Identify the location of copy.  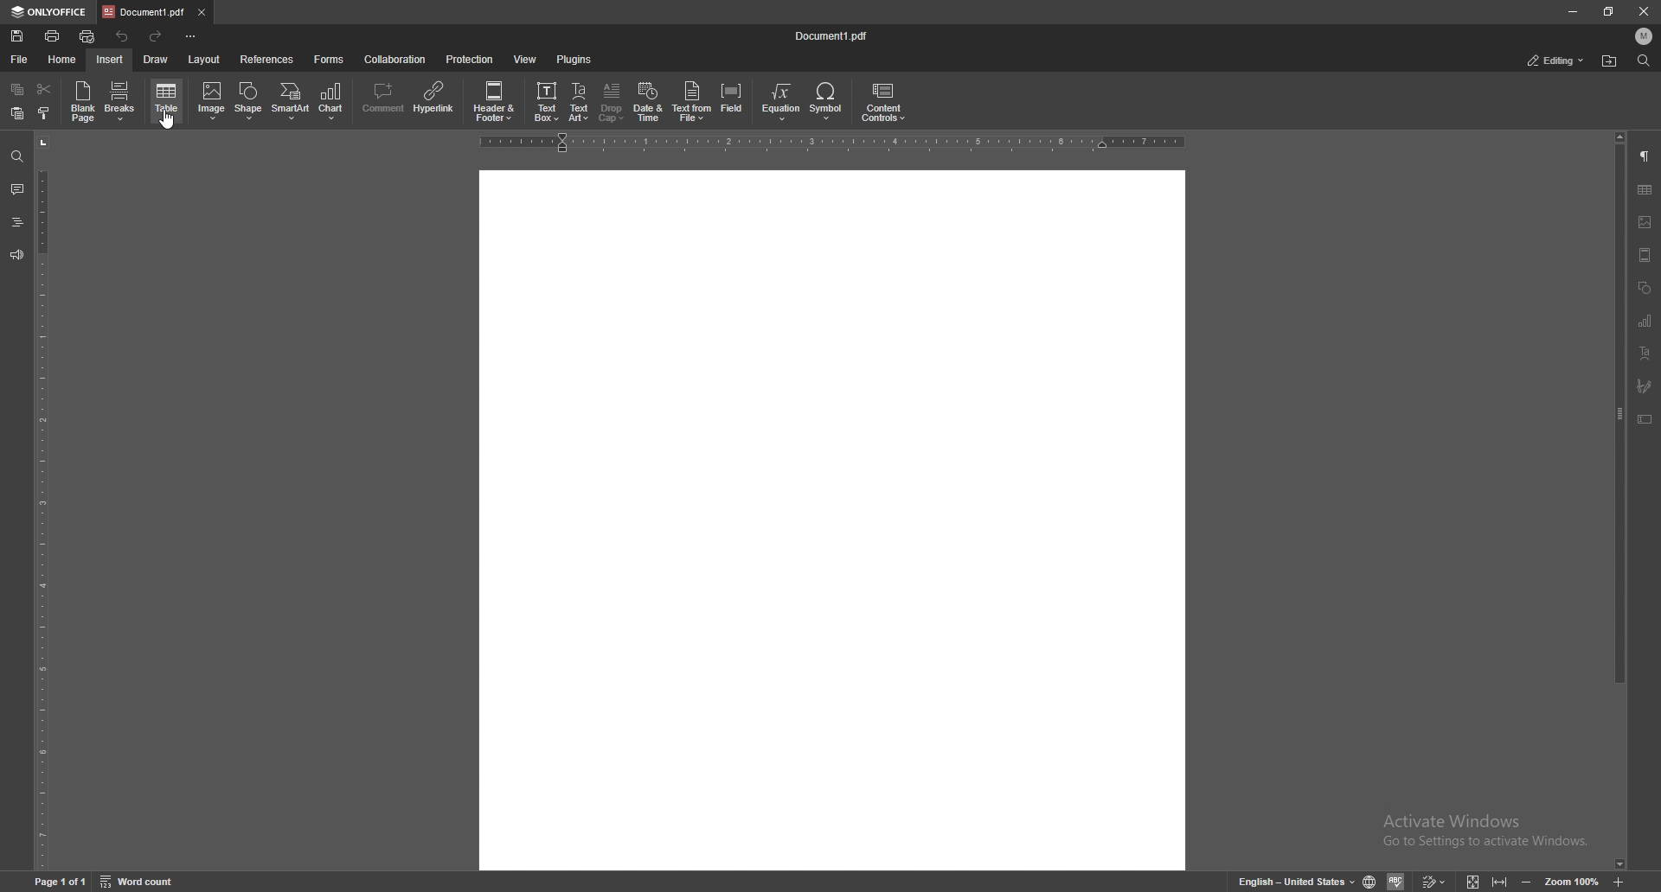
(17, 89).